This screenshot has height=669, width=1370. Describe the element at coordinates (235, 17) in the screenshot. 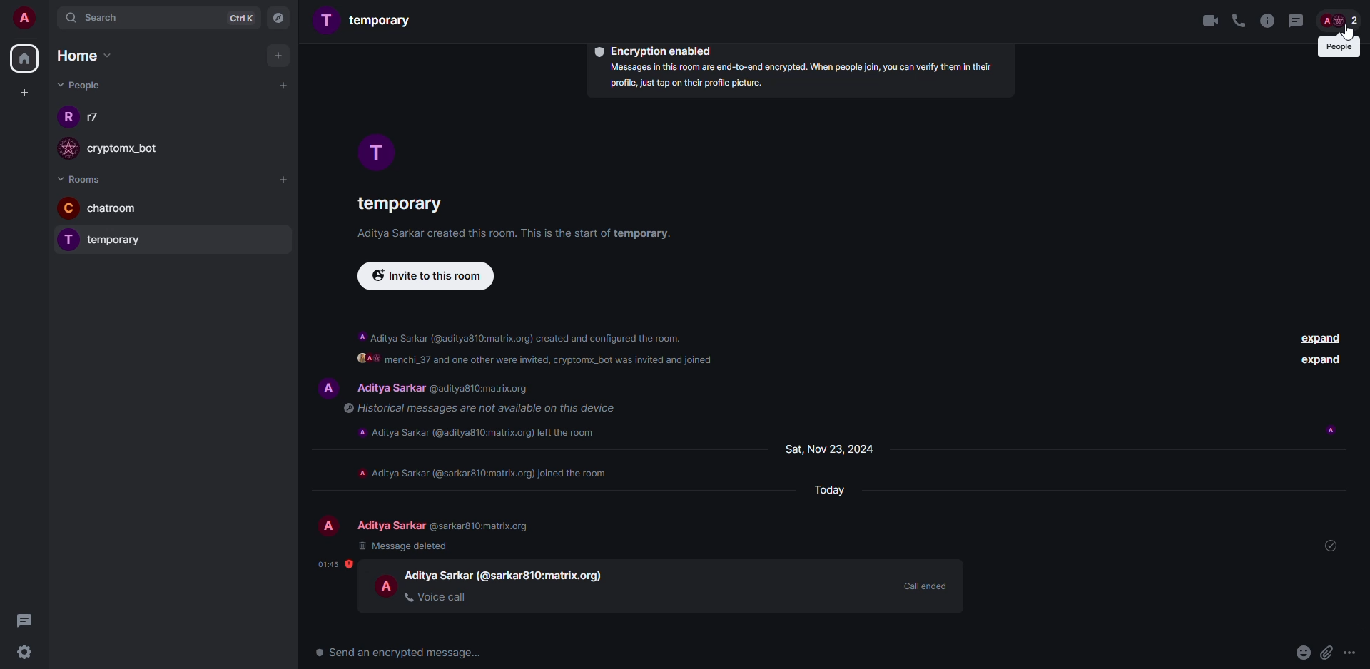

I see `ctrlK` at that location.